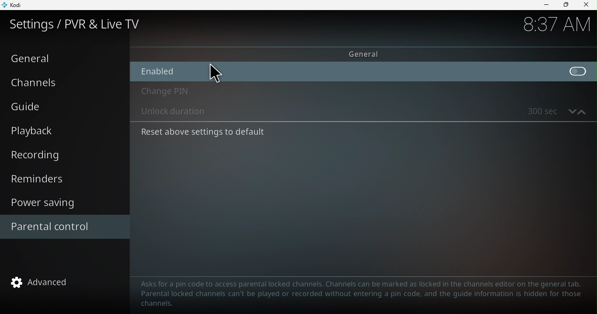 The width and height of the screenshot is (597, 314). What do you see at coordinates (571, 111) in the screenshot?
I see `decrease` at bounding box center [571, 111].